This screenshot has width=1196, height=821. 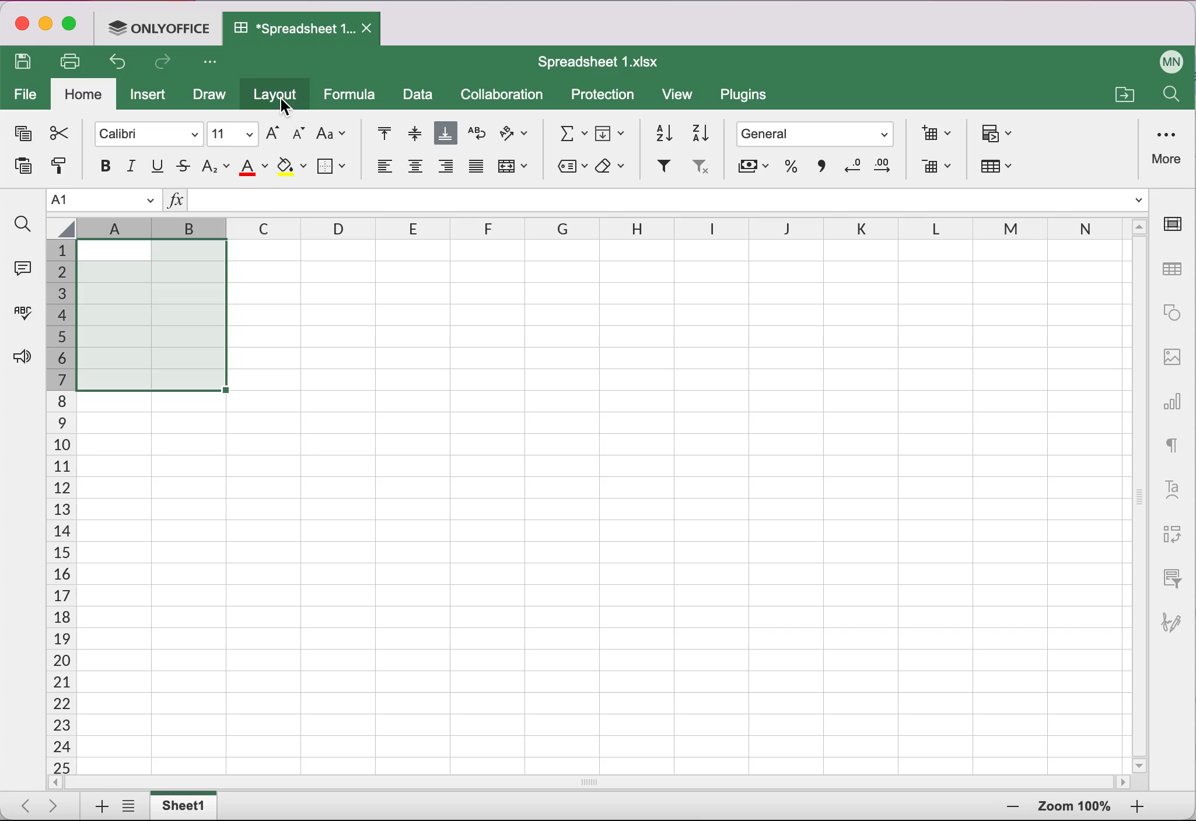 I want to click on find, so click(x=22, y=224).